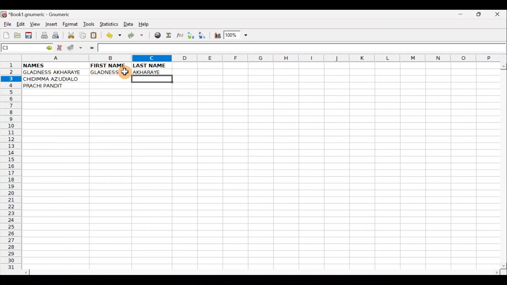  Describe the element at coordinates (110, 24) in the screenshot. I see `Statistics` at that location.